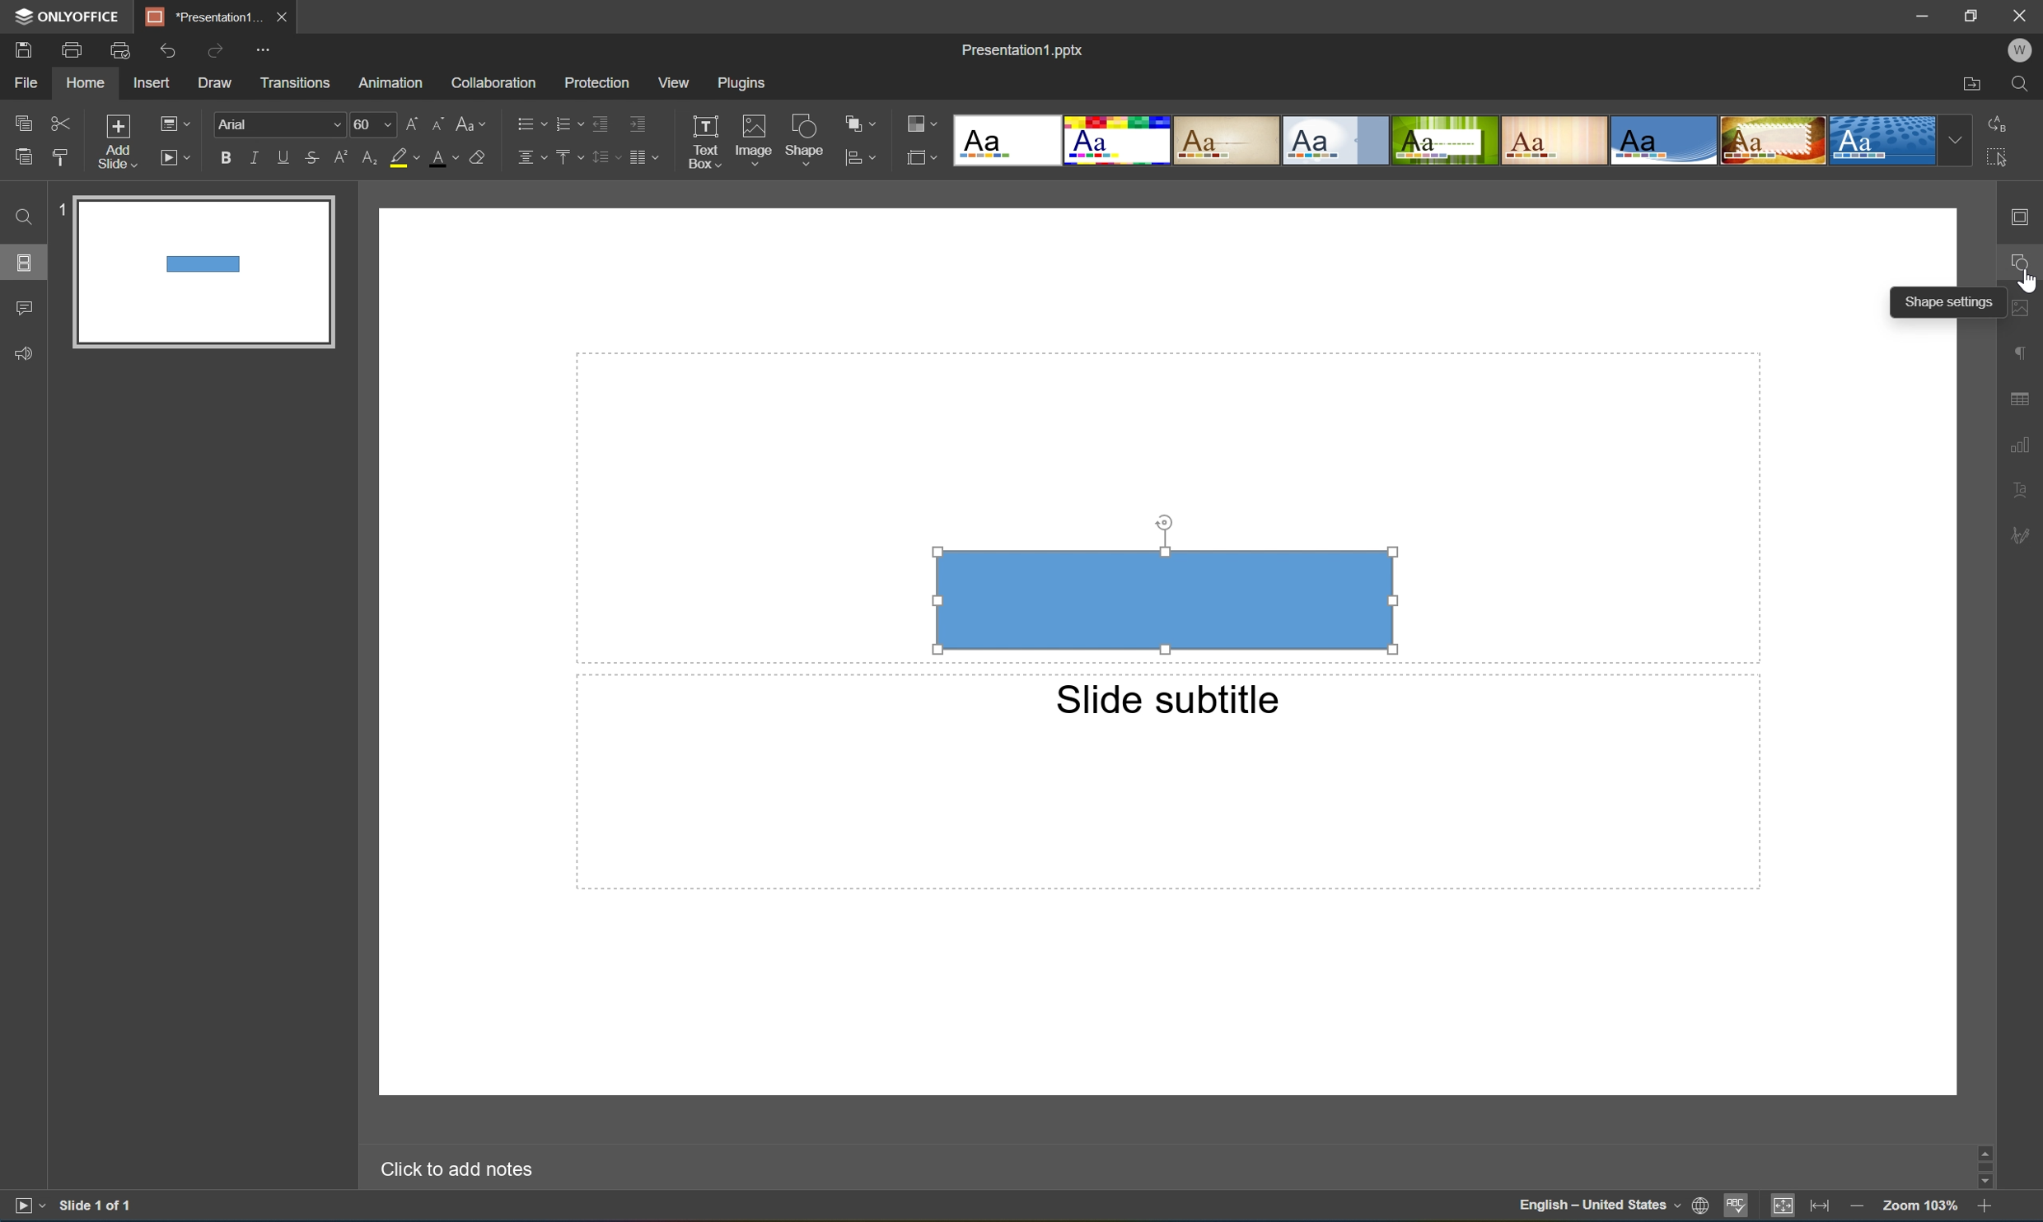 Image resolution: width=2043 pixels, height=1222 pixels. Describe the element at coordinates (60, 155) in the screenshot. I see `Copy style` at that location.